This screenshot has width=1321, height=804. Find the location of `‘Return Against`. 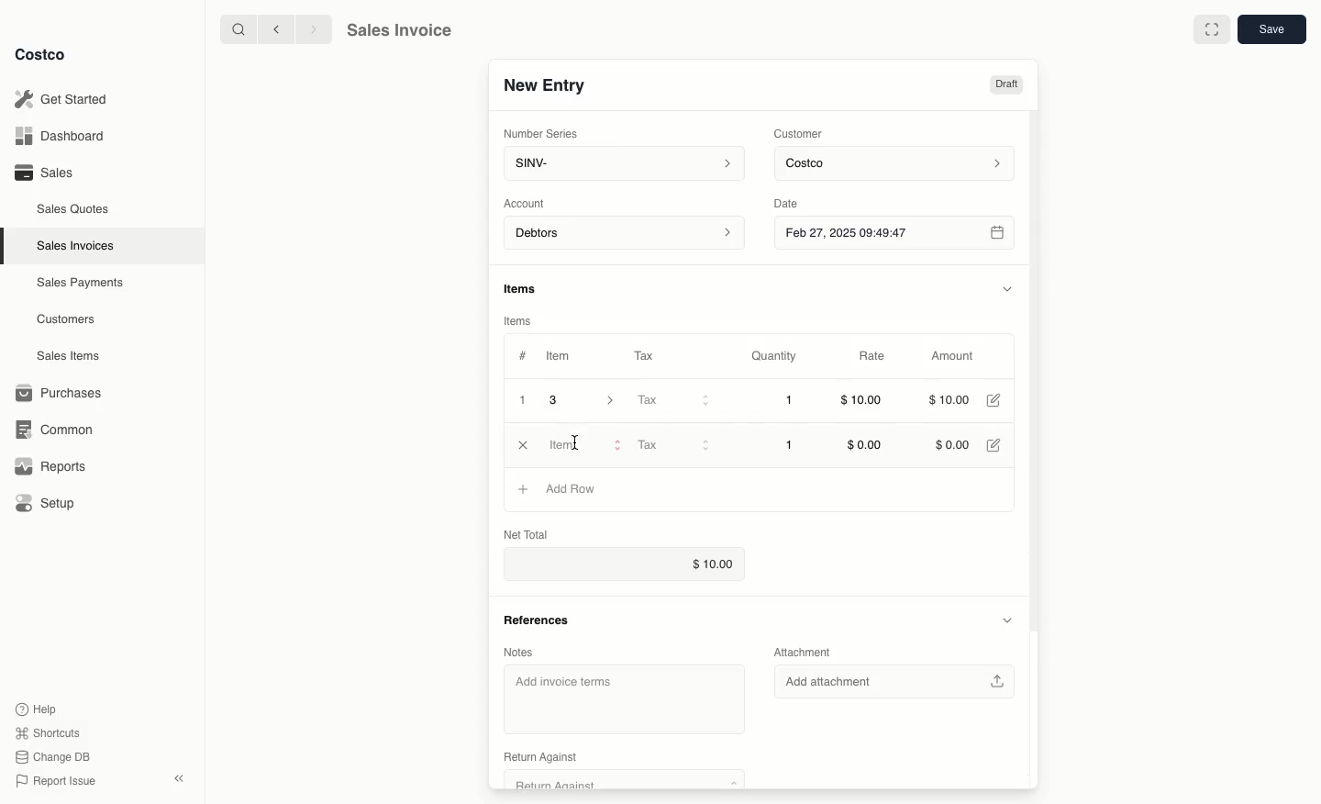

‘Return Against is located at coordinates (538, 756).